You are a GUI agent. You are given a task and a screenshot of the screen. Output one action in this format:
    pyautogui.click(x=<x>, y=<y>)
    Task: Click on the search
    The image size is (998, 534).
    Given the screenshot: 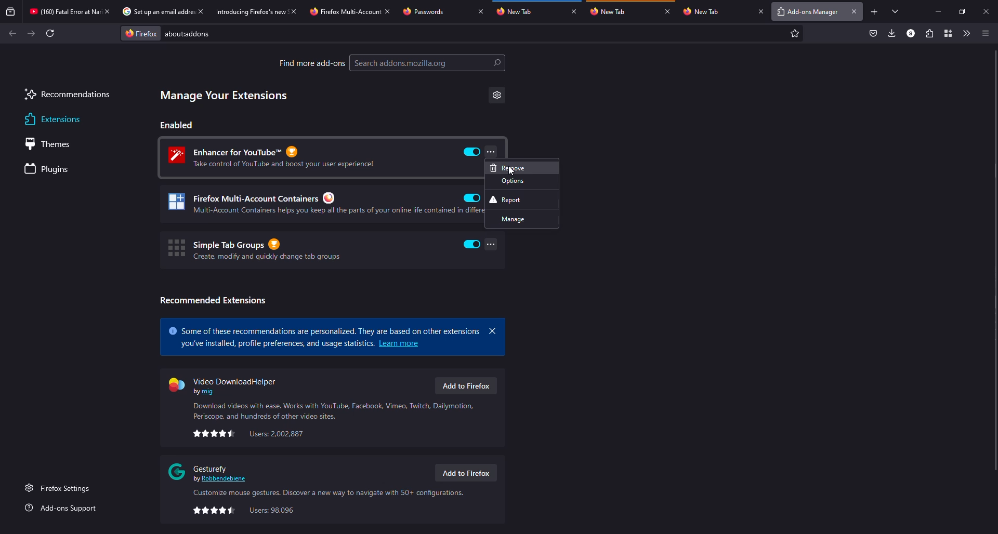 What is the action you would take?
    pyautogui.click(x=428, y=63)
    